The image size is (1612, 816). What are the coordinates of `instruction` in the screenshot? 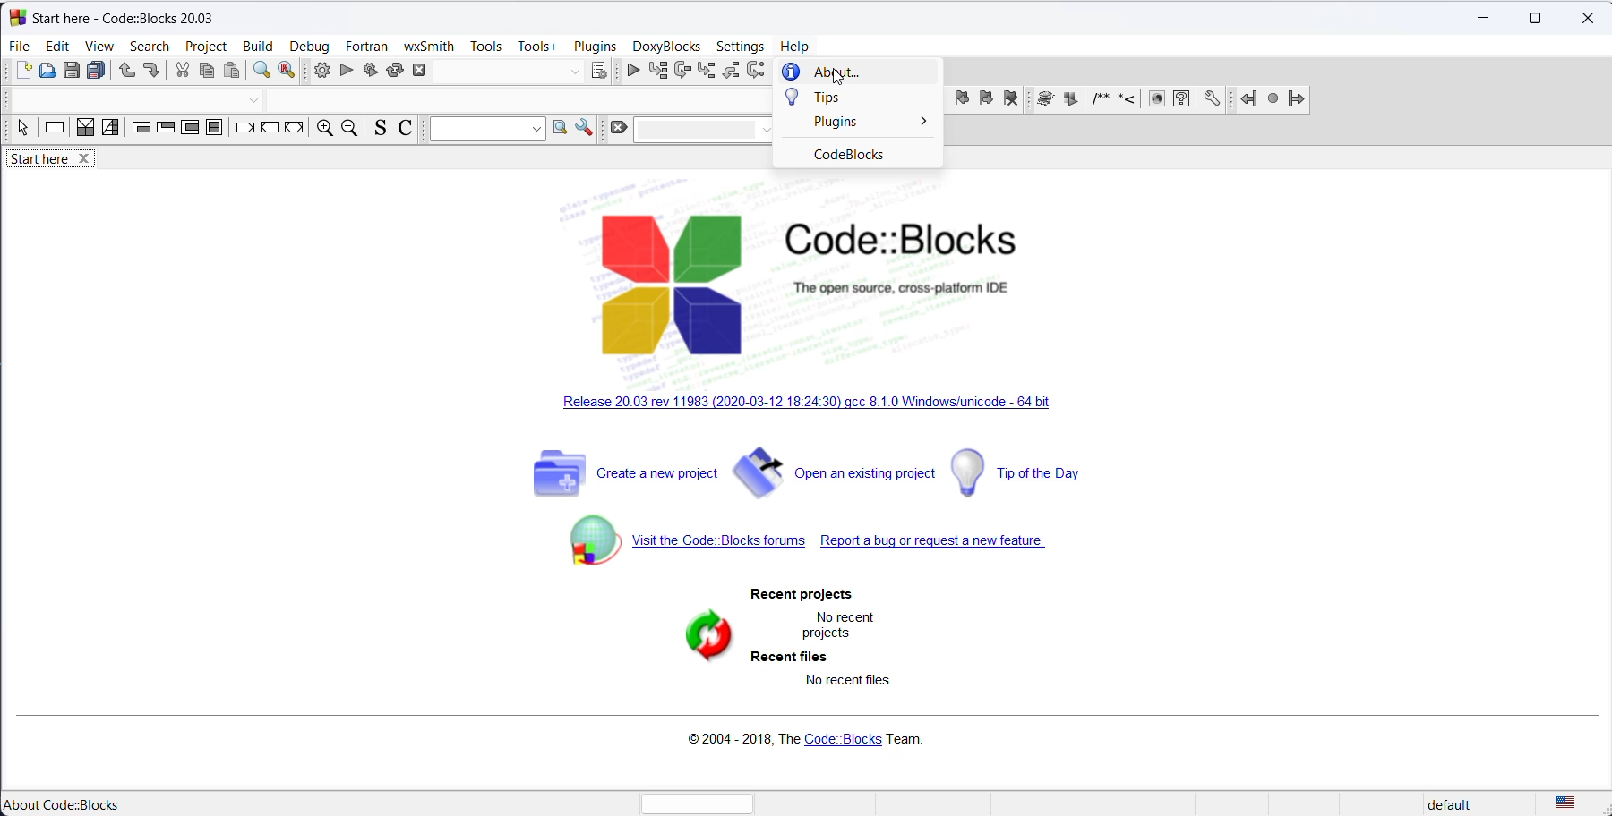 It's located at (51, 129).